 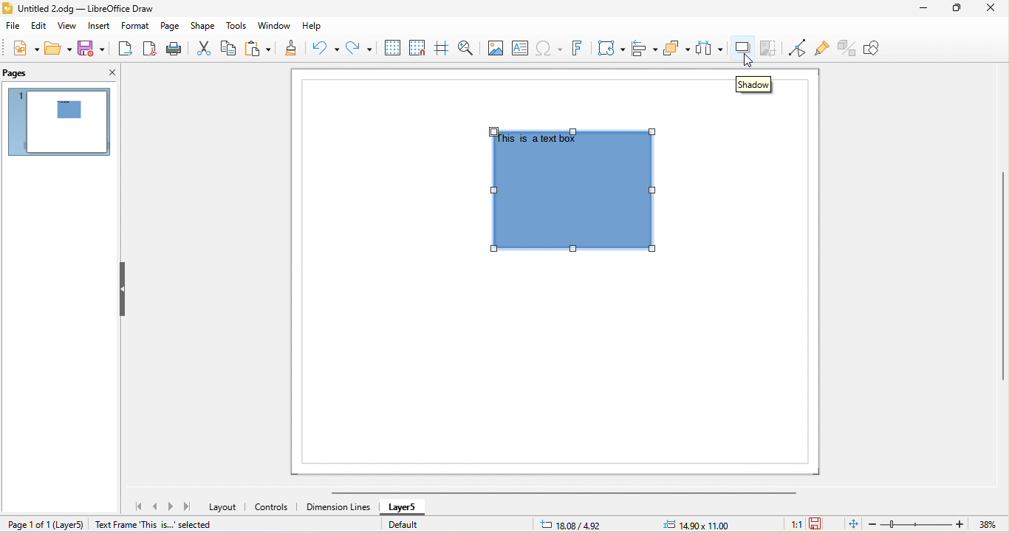 What do you see at coordinates (98, 27) in the screenshot?
I see `insert` at bounding box center [98, 27].